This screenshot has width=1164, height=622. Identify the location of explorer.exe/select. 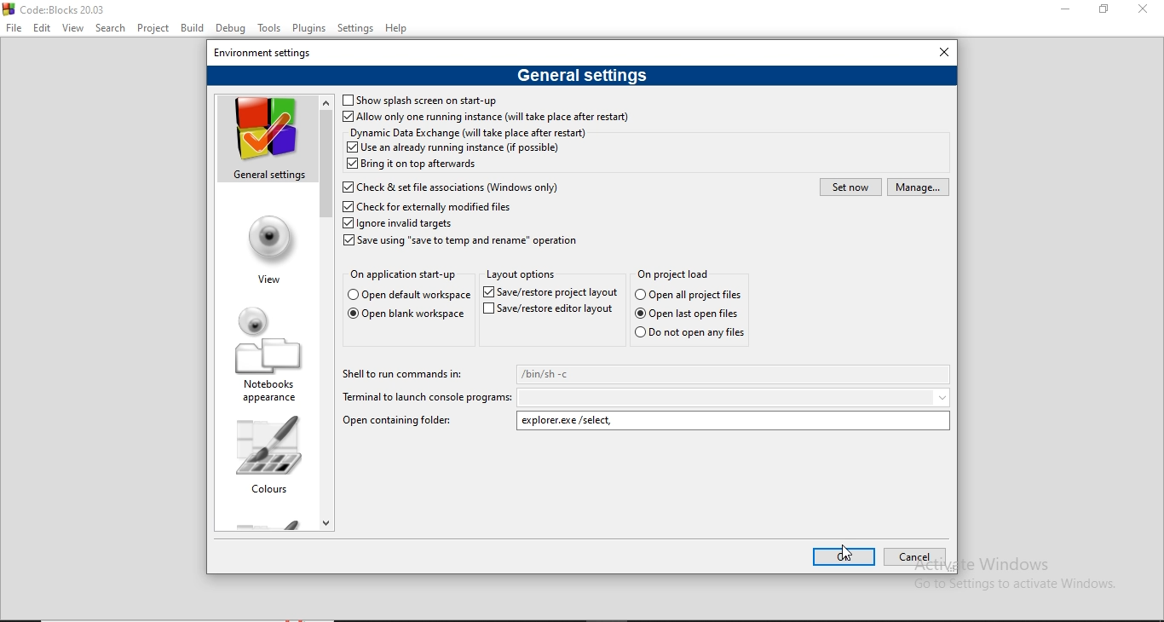
(735, 420).